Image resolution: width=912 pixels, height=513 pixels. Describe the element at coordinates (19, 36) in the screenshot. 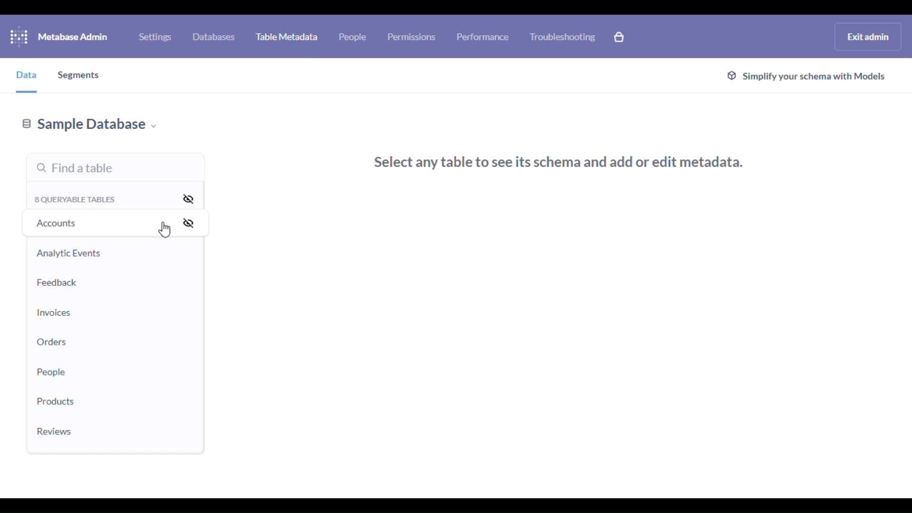

I see `logo` at that location.